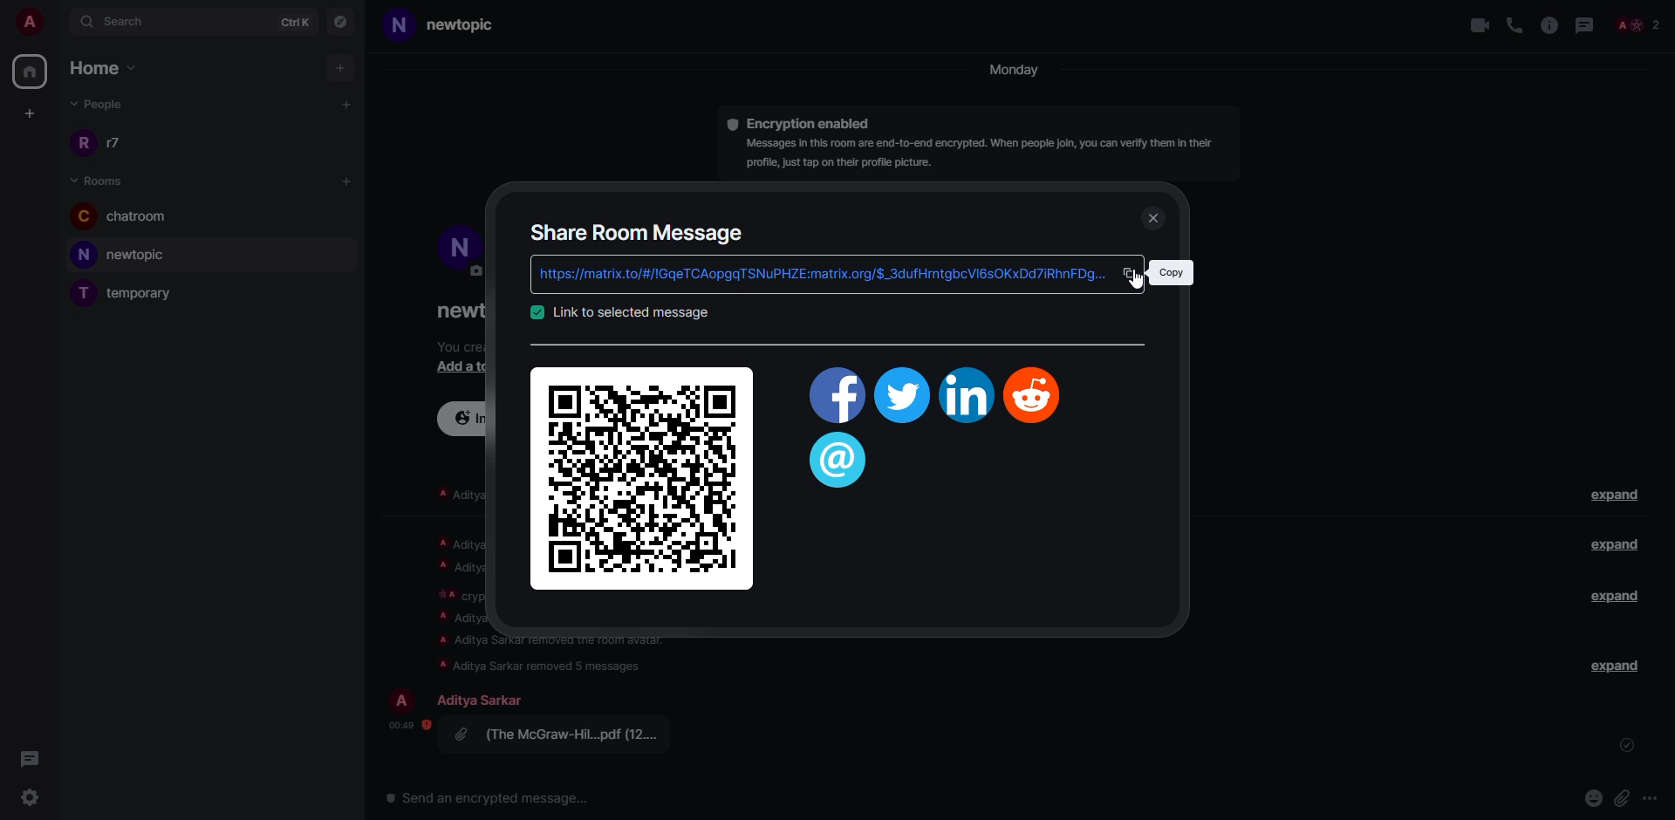 The image size is (1675, 820). I want to click on new topic, so click(129, 254).